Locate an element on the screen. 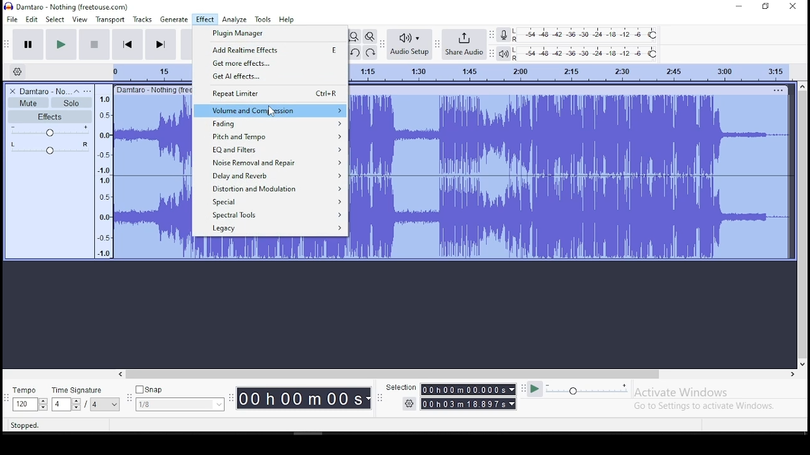 Image resolution: width=810 pixels, height=455 pixels. minimize is located at coordinates (737, 6).